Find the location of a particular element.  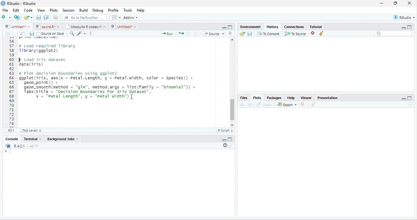

maximize is located at coordinates (230, 27).